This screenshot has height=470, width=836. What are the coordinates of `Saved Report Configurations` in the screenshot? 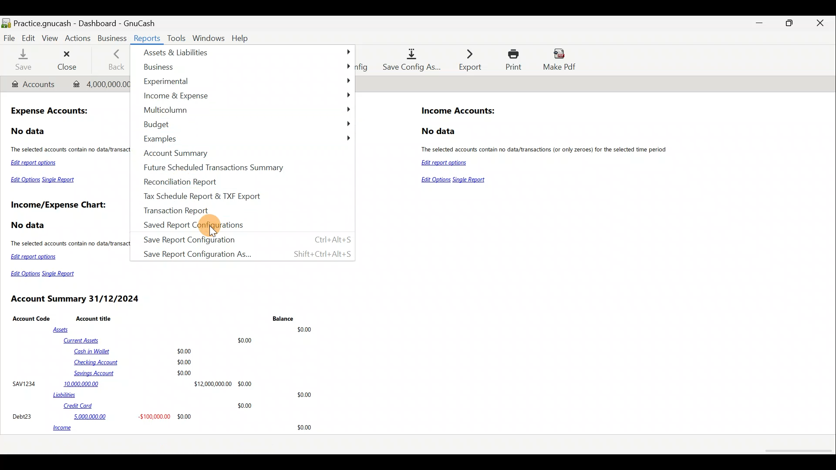 It's located at (195, 225).